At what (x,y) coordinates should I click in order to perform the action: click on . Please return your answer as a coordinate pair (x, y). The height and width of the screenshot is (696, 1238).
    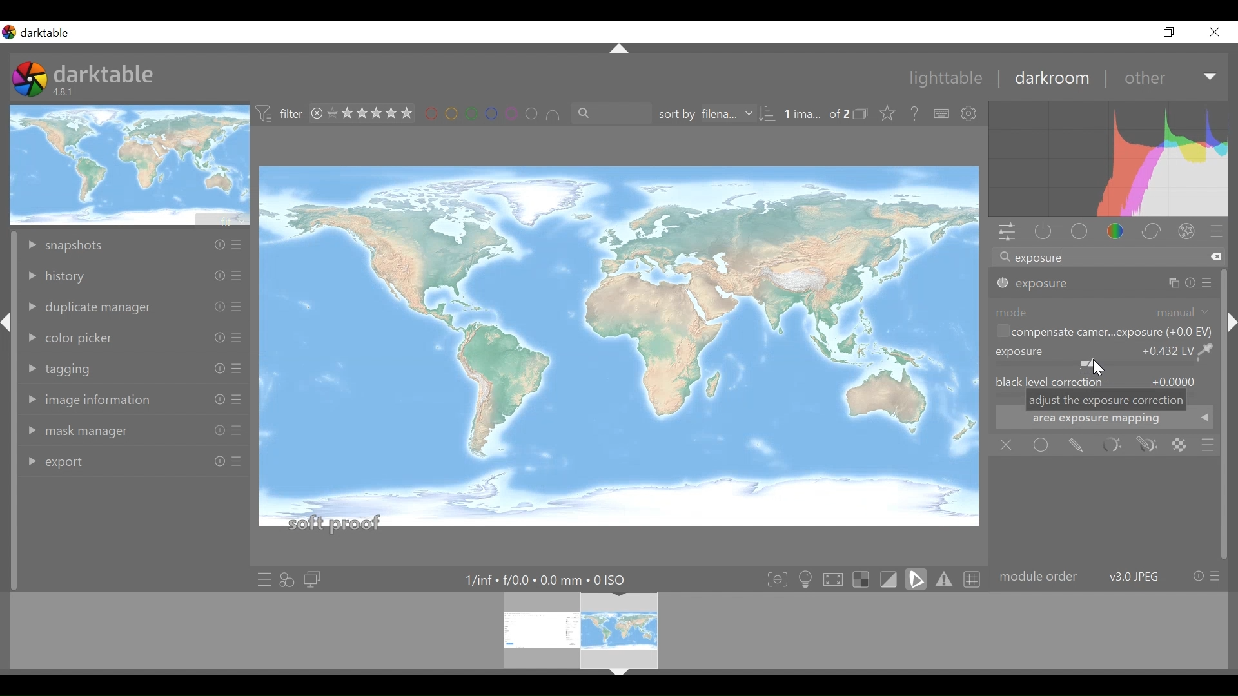
    Looking at the image, I should click on (235, 278).